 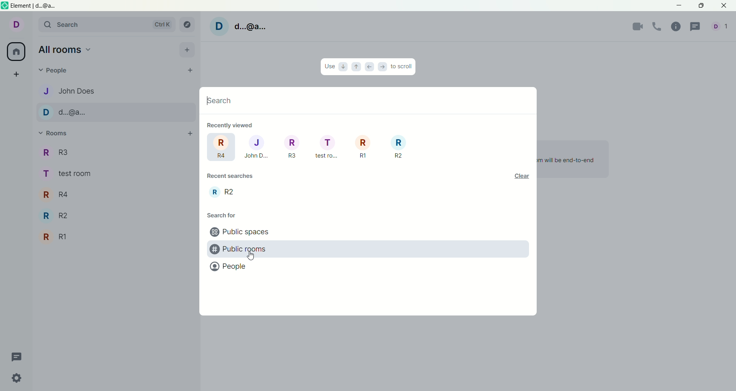 What do you see at coordinates (15, 74) in the screenshot?
I see `create a space` at bounding box center [15, 74].